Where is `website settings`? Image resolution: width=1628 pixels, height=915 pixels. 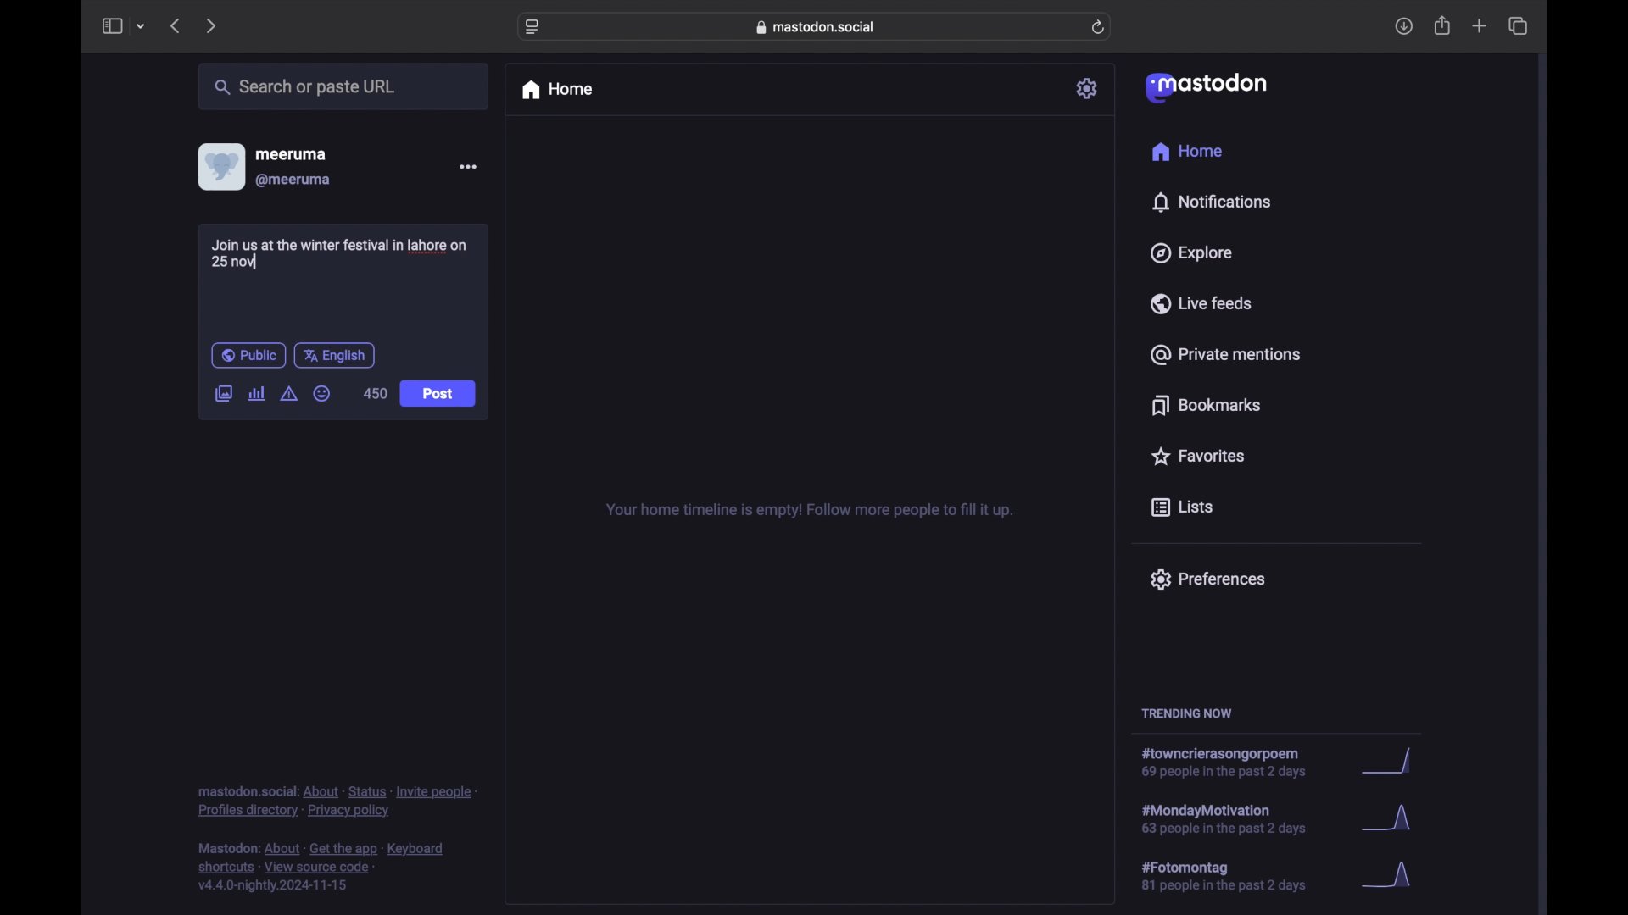
website settings is located at coordinates (534, 27).